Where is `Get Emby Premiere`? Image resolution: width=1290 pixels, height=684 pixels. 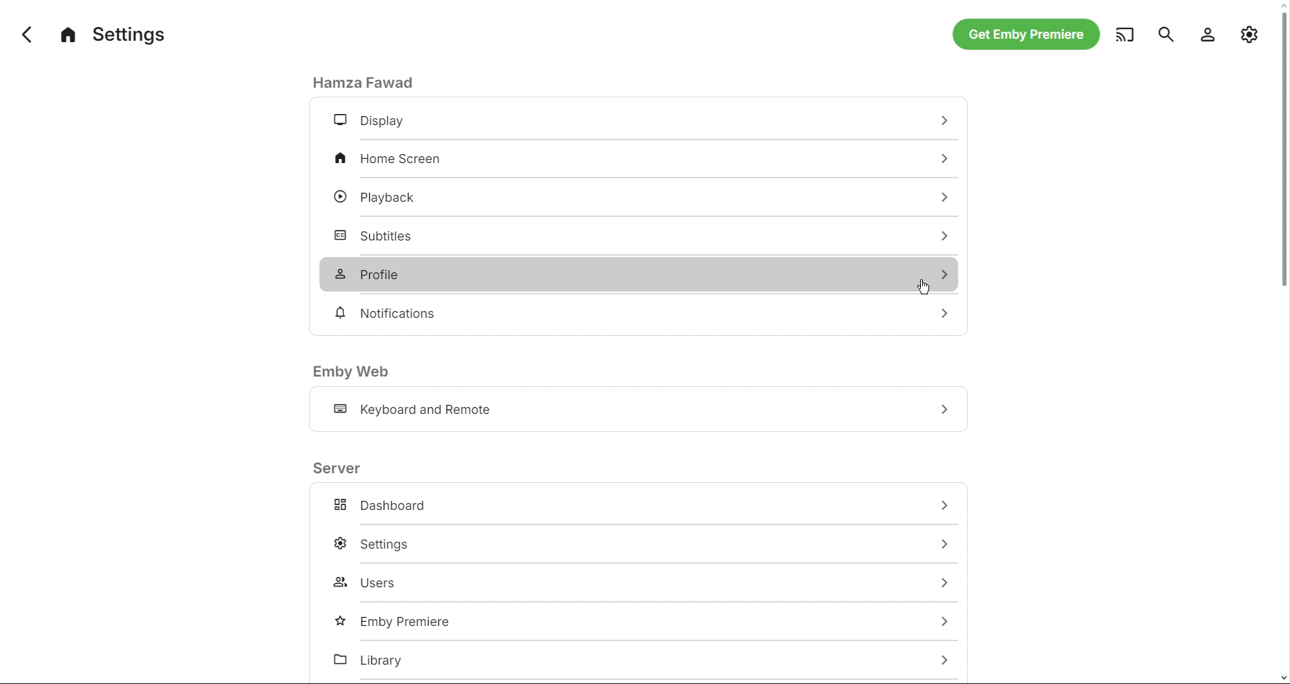 Get Emby Premiere is located at coordinates (1025, 36).